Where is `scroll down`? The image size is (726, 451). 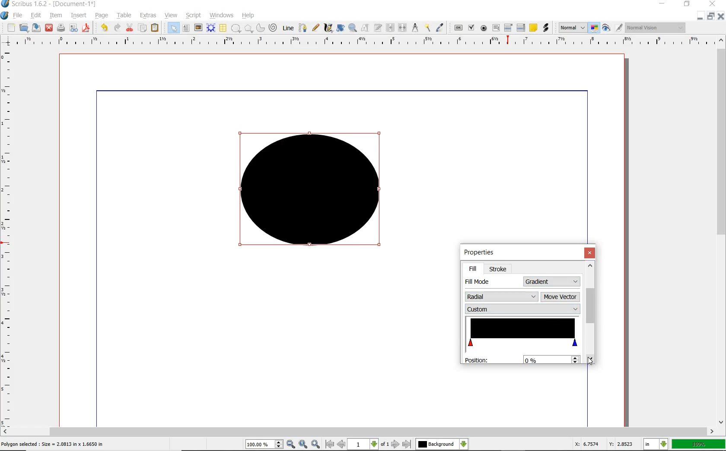
scroll down is located at coordinates (589, 359).